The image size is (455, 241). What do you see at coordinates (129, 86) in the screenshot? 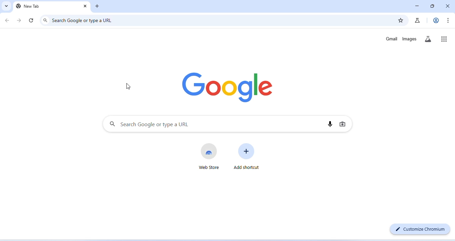
I see `cursor` at bounding box center [129, 86].